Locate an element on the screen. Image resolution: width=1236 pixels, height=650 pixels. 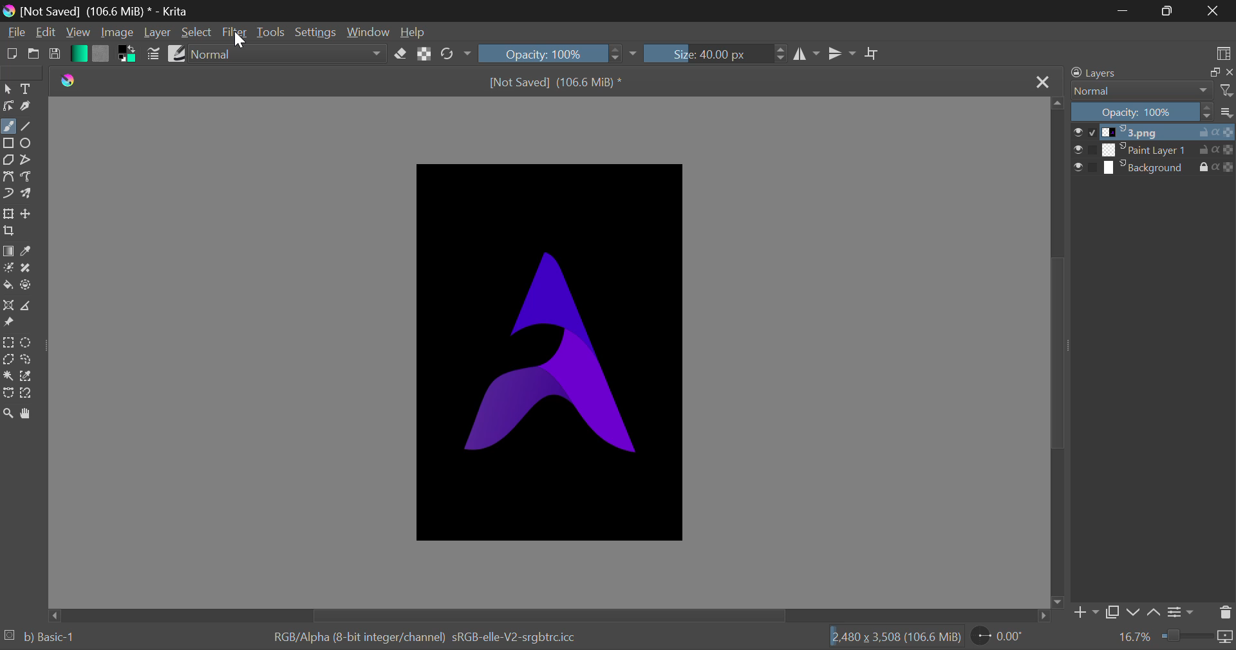
2480 x 3,508 (106.6 MiB) is located at coordinates (890, 639).